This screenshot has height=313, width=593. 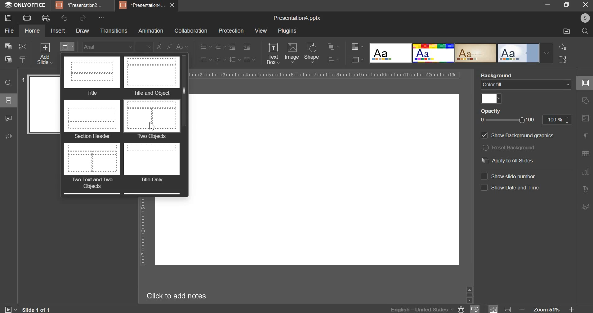 What do you see at coordinates (585, 4) in the screenshot?
I see `close` at bounding box center [585, 4].